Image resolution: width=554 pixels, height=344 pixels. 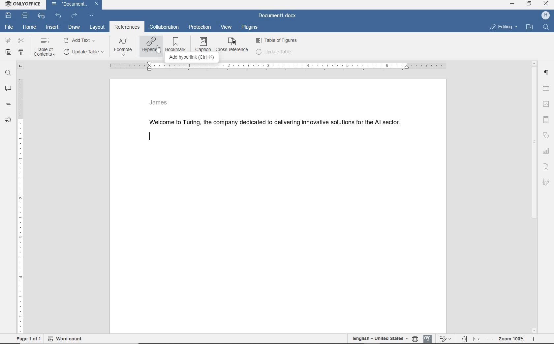 What do you see at coordinates (415, 339) in the screenshot?
I see `set document language` at bounding box center [415, 339].